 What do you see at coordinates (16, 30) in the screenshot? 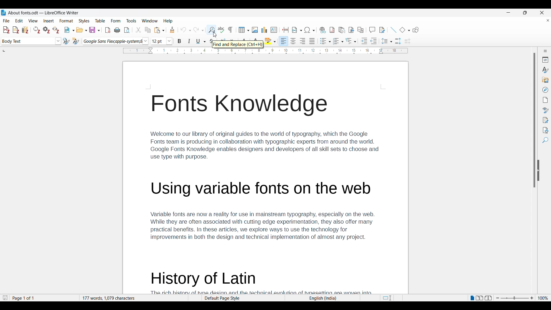
I see `Add/Edit note` at bounding box center [16, 30].